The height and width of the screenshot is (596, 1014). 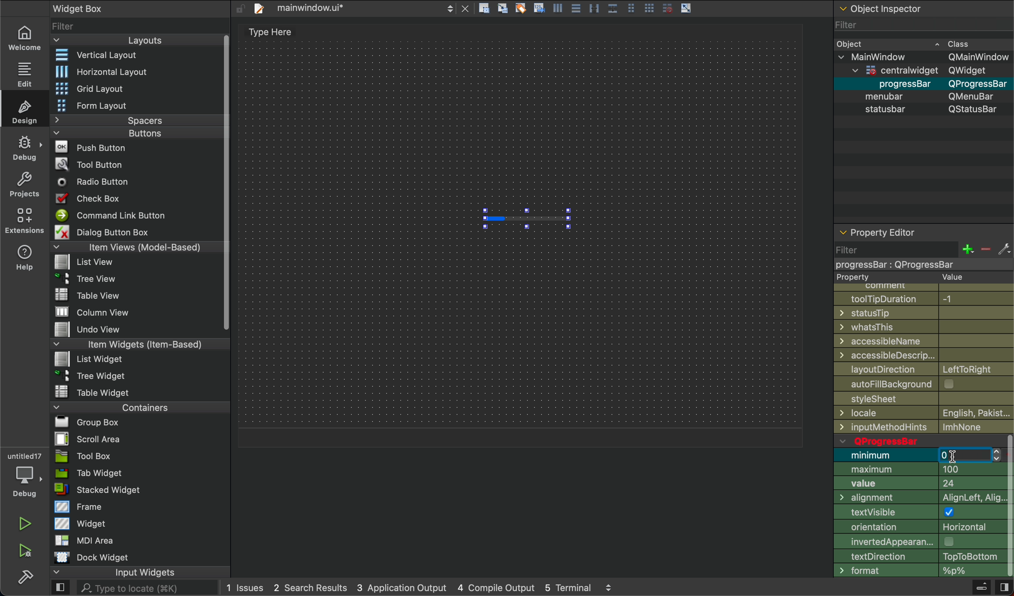 What do you see at coordinates (922, 8) in the screenshot?
I see `object inspector` at bounding box center [922, 8].